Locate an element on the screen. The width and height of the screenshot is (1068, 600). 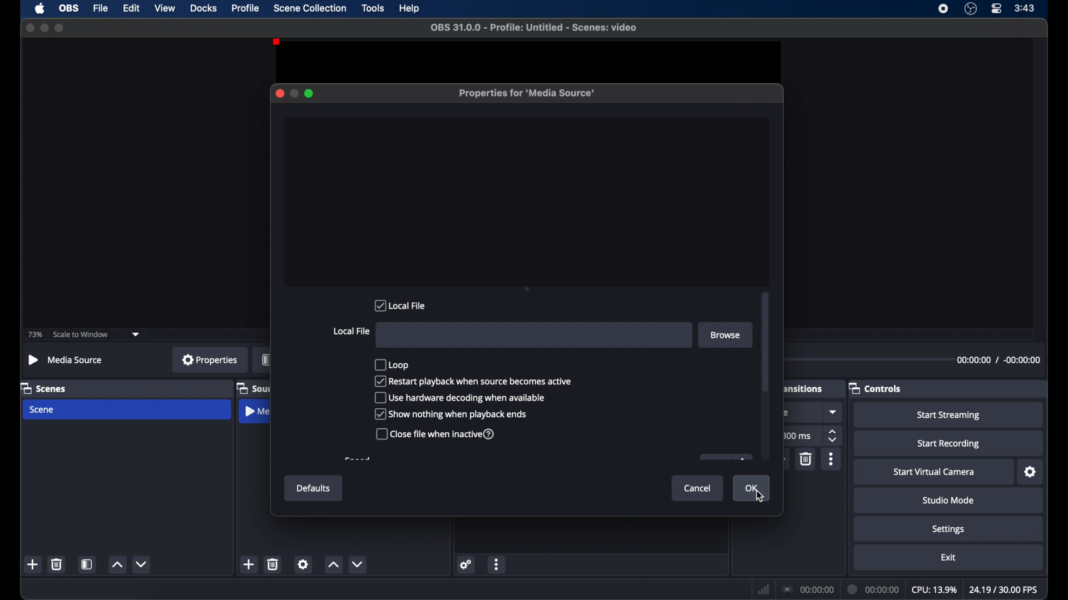
file is located at coordinates (101, 8).